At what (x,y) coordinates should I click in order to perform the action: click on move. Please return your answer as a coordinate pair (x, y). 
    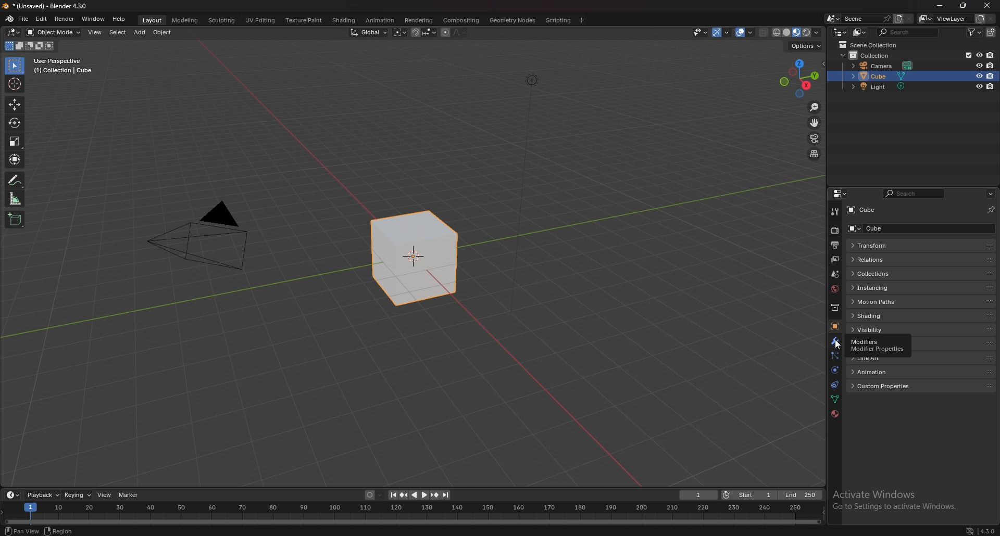
    Looking at the image, I should click on (815, 123).